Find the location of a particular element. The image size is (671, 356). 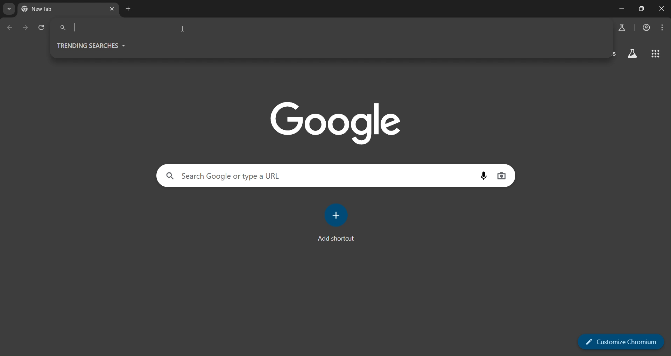

search labs is located at coordinates (623, 28).